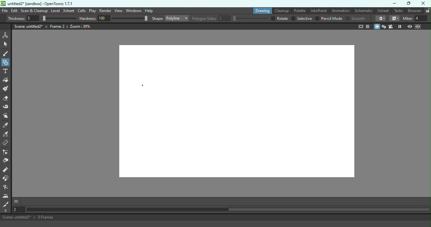  I want to click on Blender tool, so click(7, 188).